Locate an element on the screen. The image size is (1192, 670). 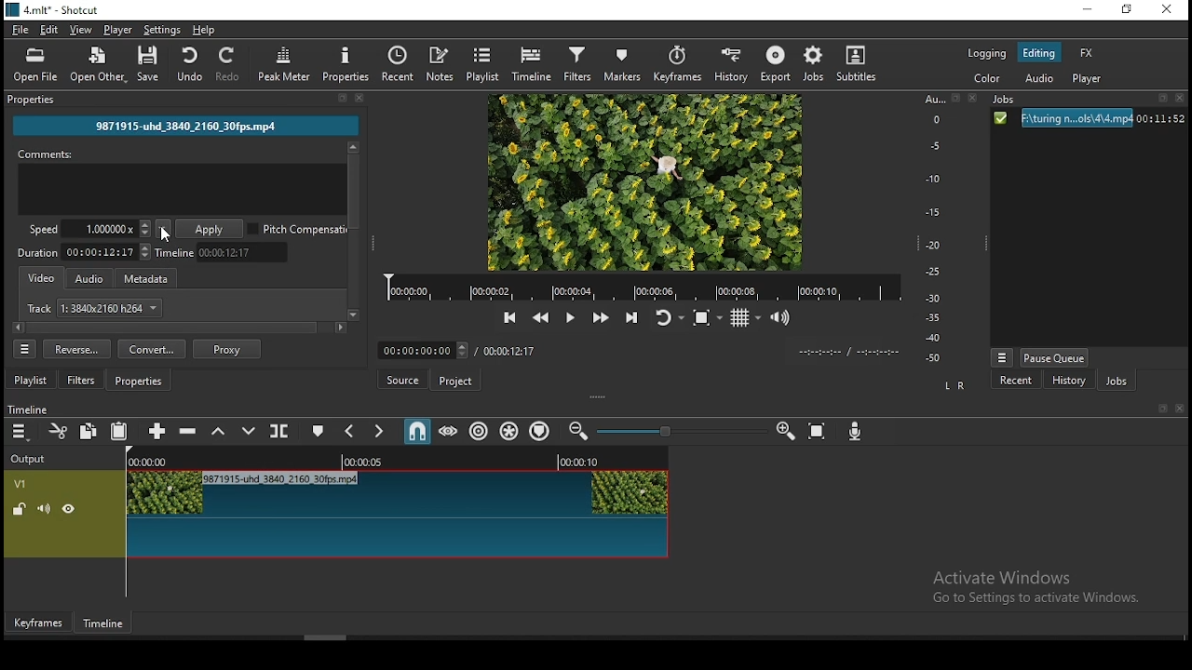
playback speed presets is located at coordinates (163, 229).